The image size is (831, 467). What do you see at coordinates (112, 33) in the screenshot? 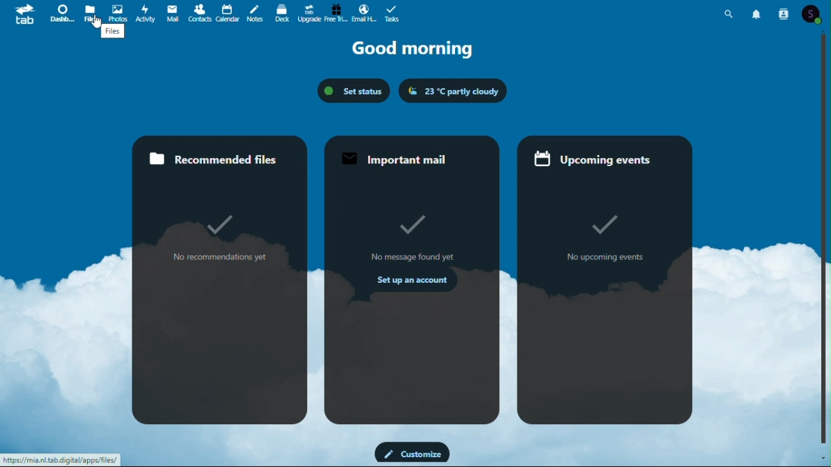
I see `files` at bounding box center [112, 33].